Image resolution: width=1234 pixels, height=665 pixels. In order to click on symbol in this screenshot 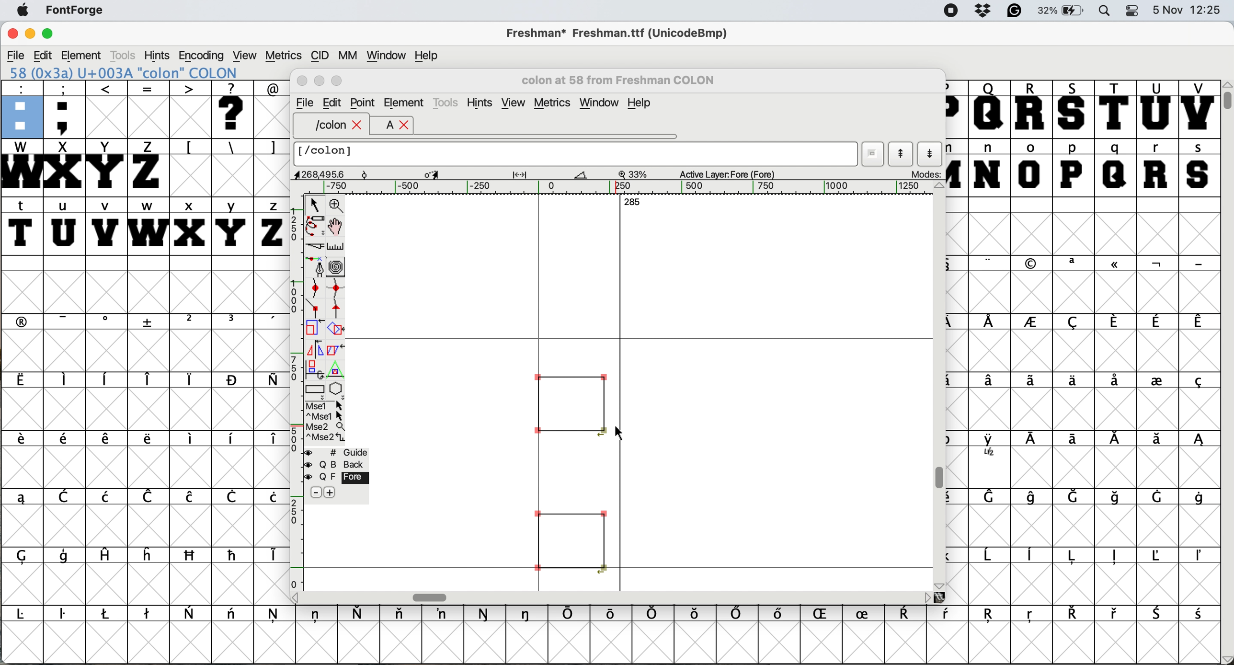, I will do `click(991, 617)`.